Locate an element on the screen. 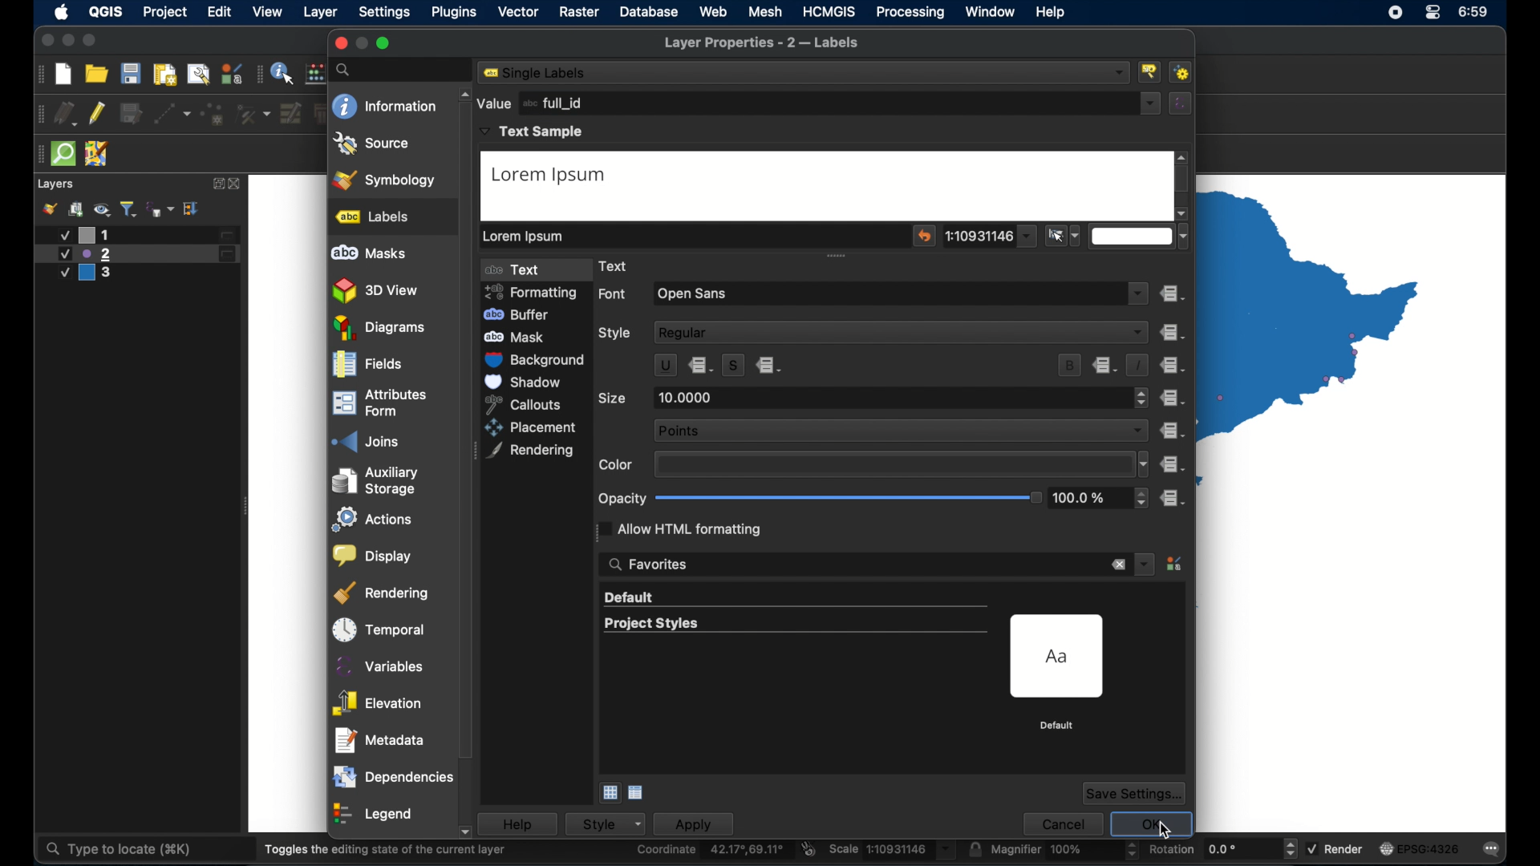 The width and height of the screenshot is (1540, 866). vector is located at coordinates (517, 12).